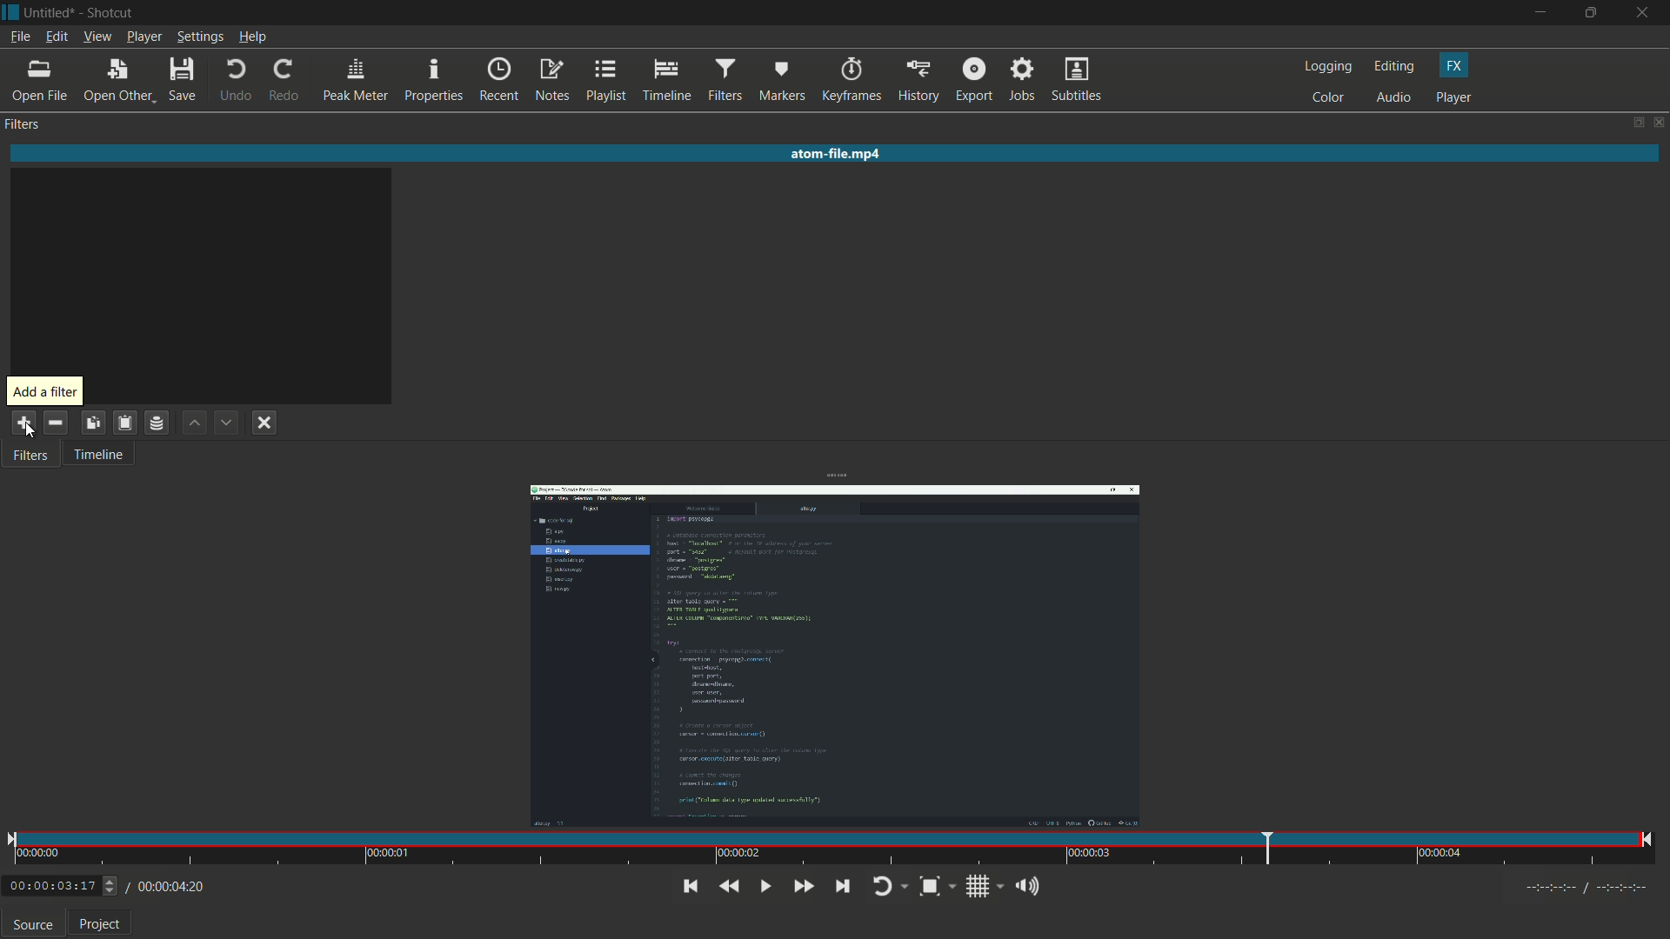  I want to click on move filter down, so click(228, 423).